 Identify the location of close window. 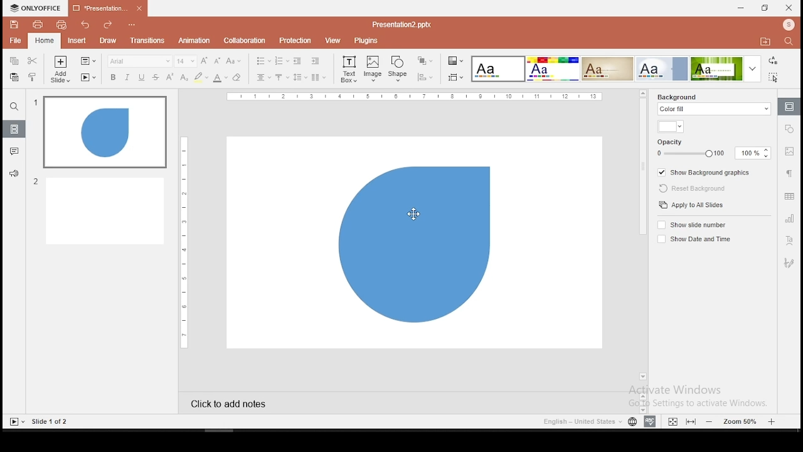
(789, 8).